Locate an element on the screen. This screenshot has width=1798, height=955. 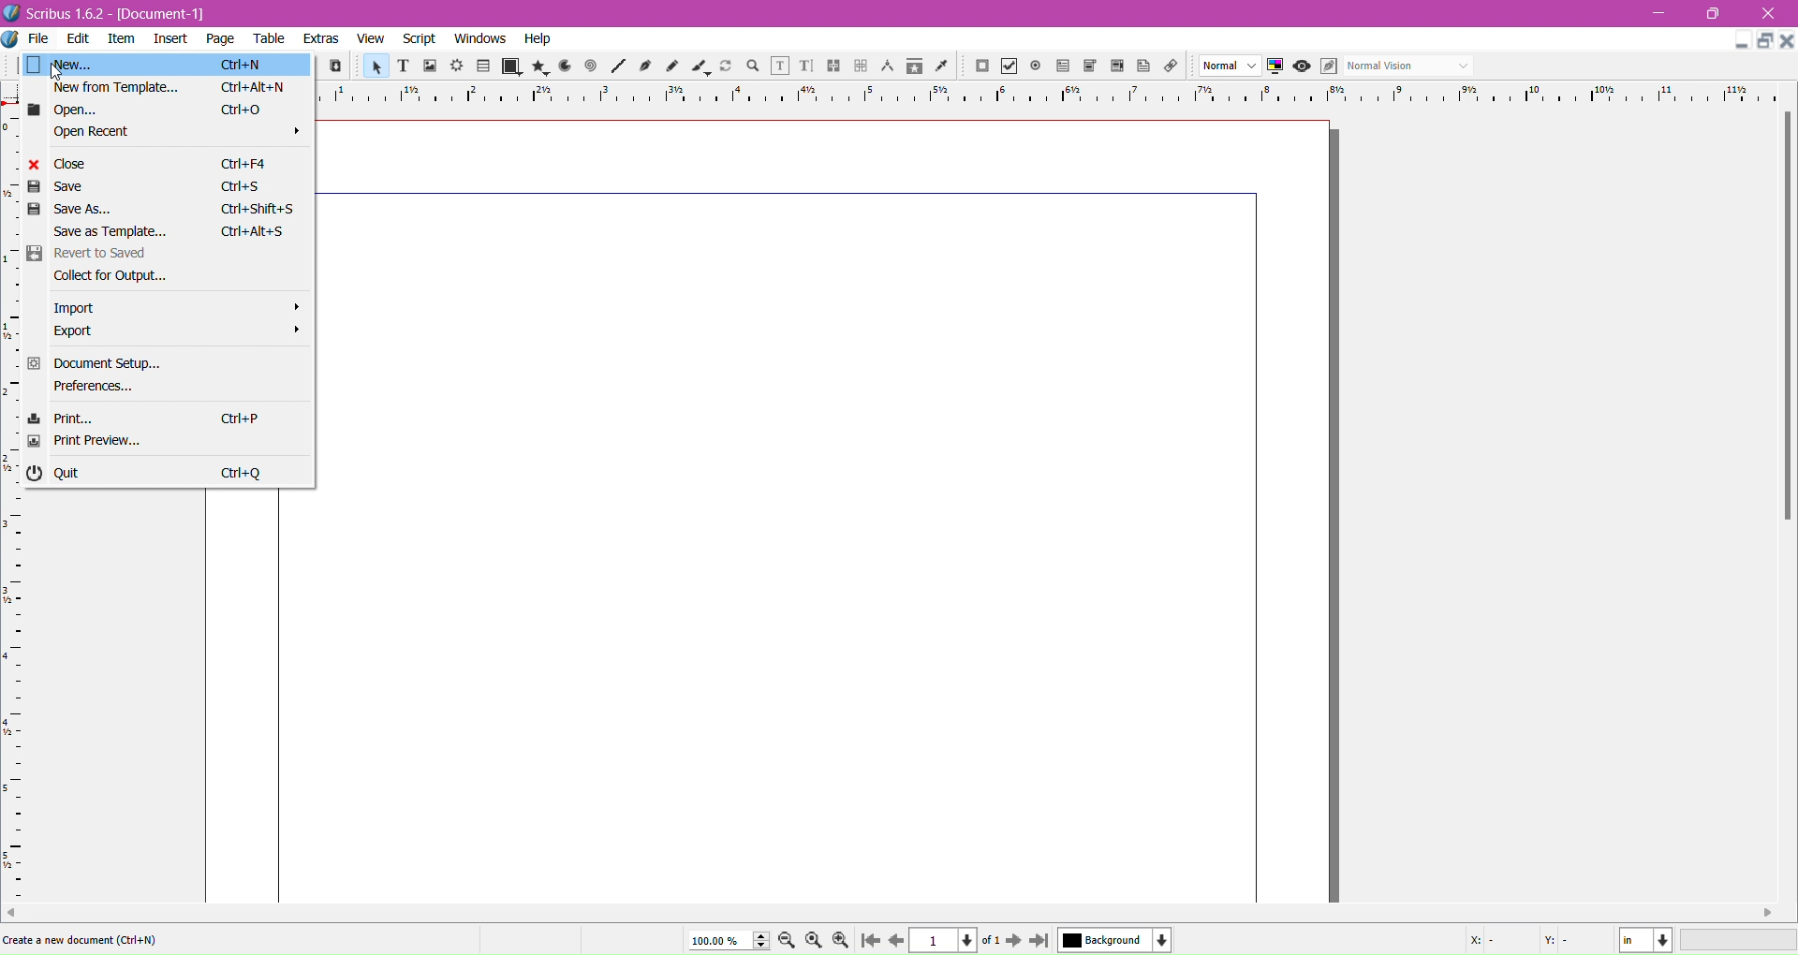
Script is located at coordinates (417, 39).